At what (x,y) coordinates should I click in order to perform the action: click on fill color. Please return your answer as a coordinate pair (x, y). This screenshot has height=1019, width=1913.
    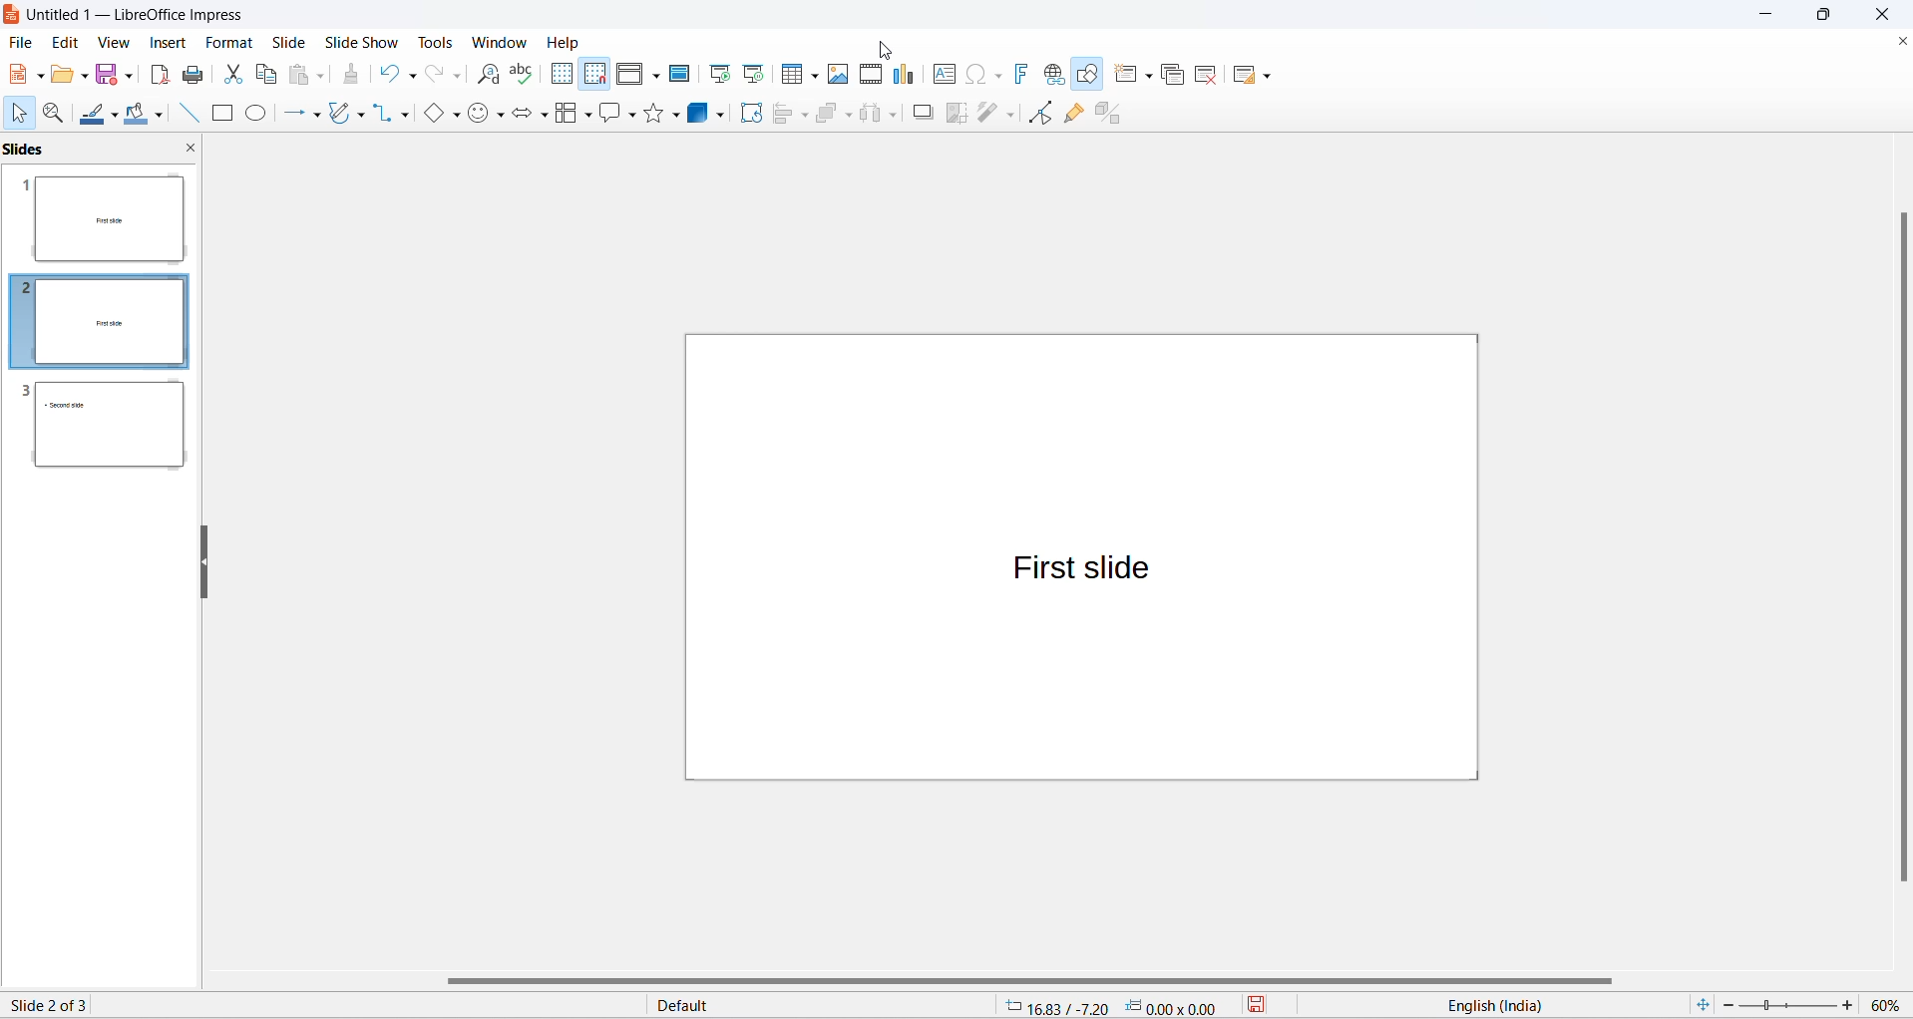
    Looking at the image, I should click on (137, 112).